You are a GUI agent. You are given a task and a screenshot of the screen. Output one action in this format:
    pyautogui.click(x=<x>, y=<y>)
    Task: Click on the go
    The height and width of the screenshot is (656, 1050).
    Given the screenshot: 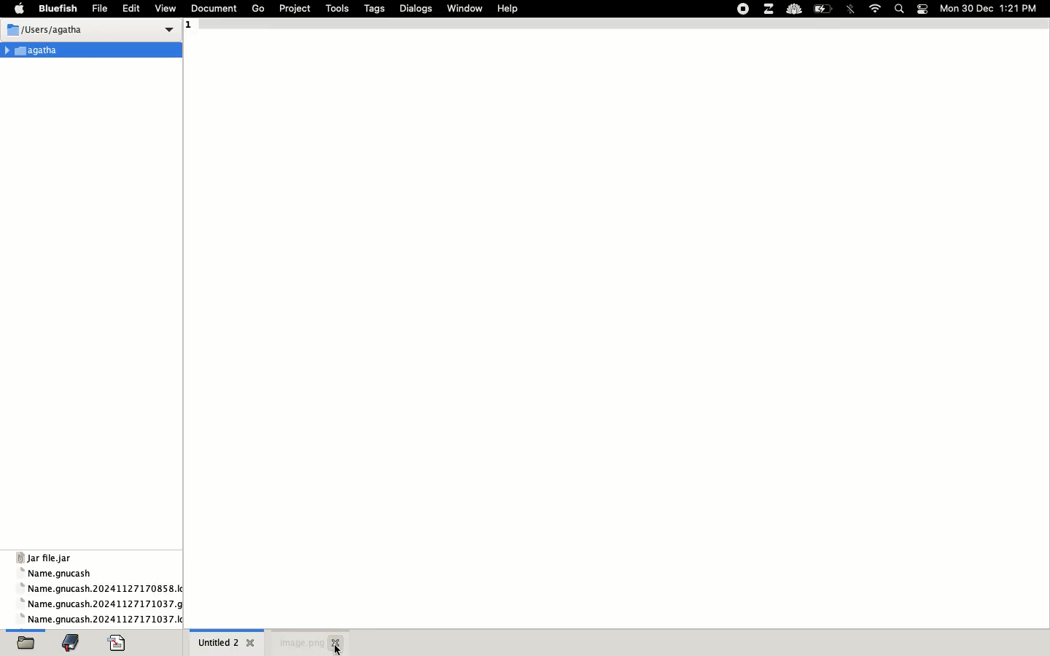 What is the action you would take?
    pyautogui.click(x=259, y=9)
    